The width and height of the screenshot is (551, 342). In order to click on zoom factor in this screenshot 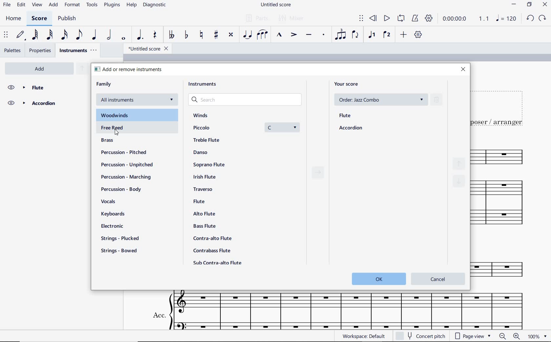, I will do `click(533, 337)`.